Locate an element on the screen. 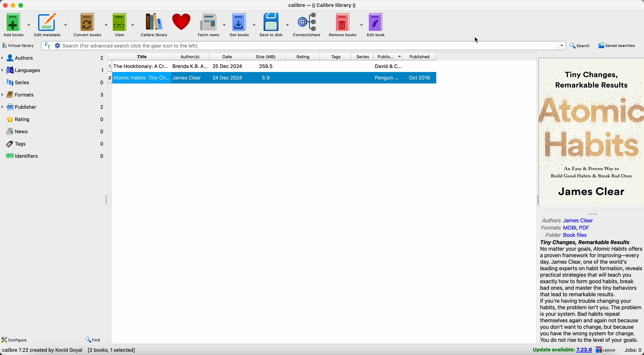  formats is located at coordinates (53, 94).